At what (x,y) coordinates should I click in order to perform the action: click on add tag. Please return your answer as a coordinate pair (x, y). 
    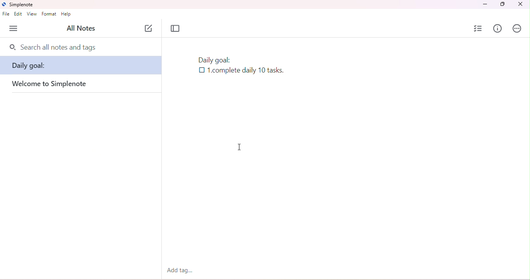
    Looking at the image, I should click on (178, 270).